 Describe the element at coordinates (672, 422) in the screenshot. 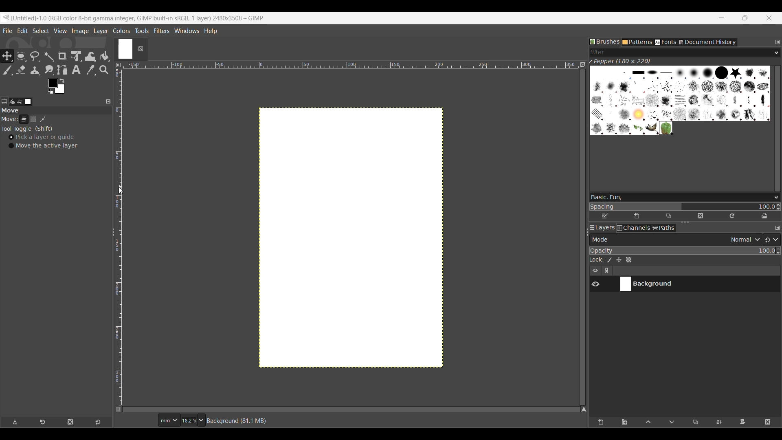

I see `Move layer one step down` at that location.